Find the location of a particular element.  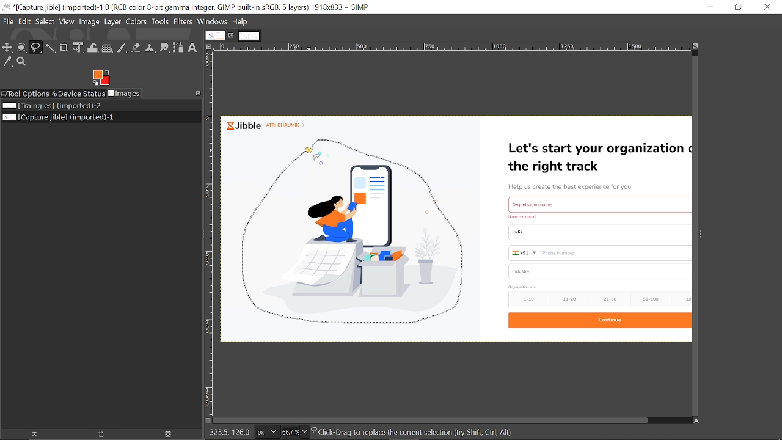

Current image file is located at coordinates (60, 117).